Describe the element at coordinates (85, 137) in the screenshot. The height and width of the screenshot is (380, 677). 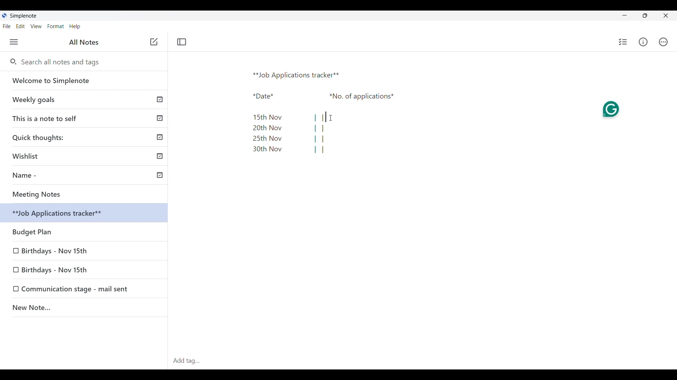
I see `Quick thoughts` at that location.